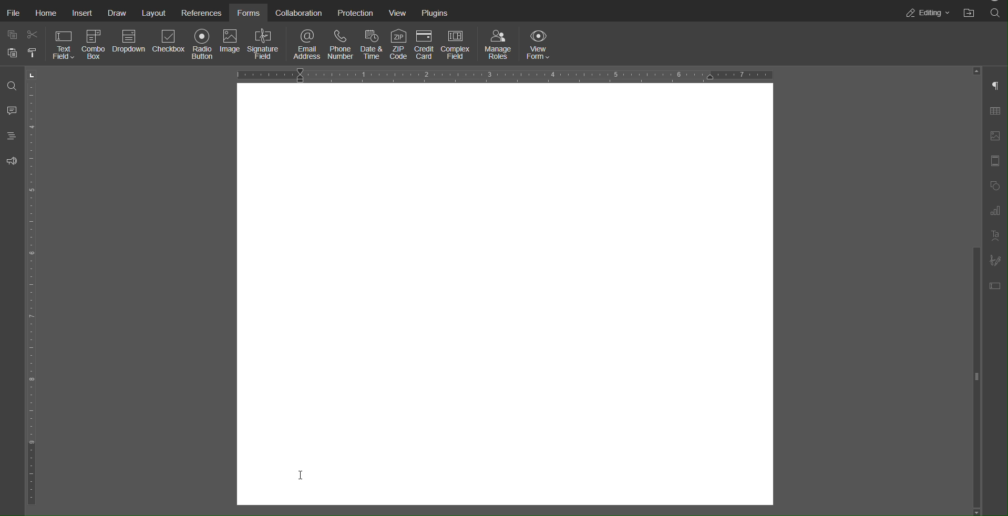 The width and height of the screenshot is (1008, 516). I want to click on Paragraph Settings, so click(995, 87).